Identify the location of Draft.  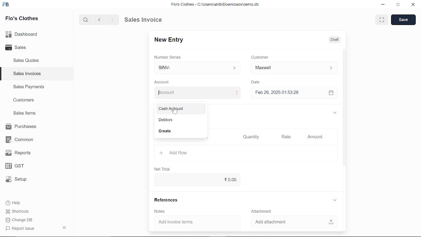
(331, 39).